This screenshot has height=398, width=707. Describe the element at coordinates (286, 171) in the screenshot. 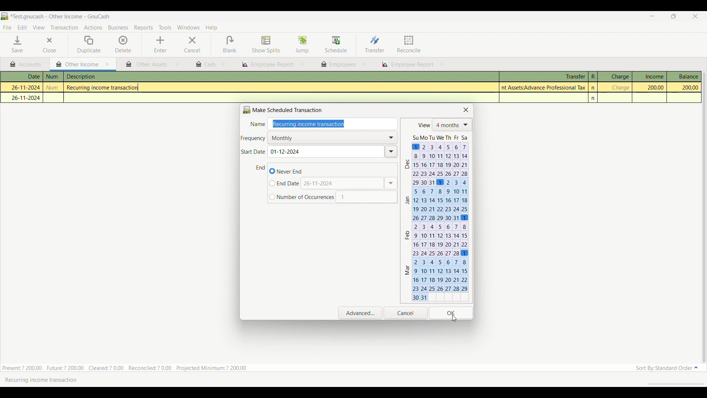

I see `Never end transaction, current selection` at that location.